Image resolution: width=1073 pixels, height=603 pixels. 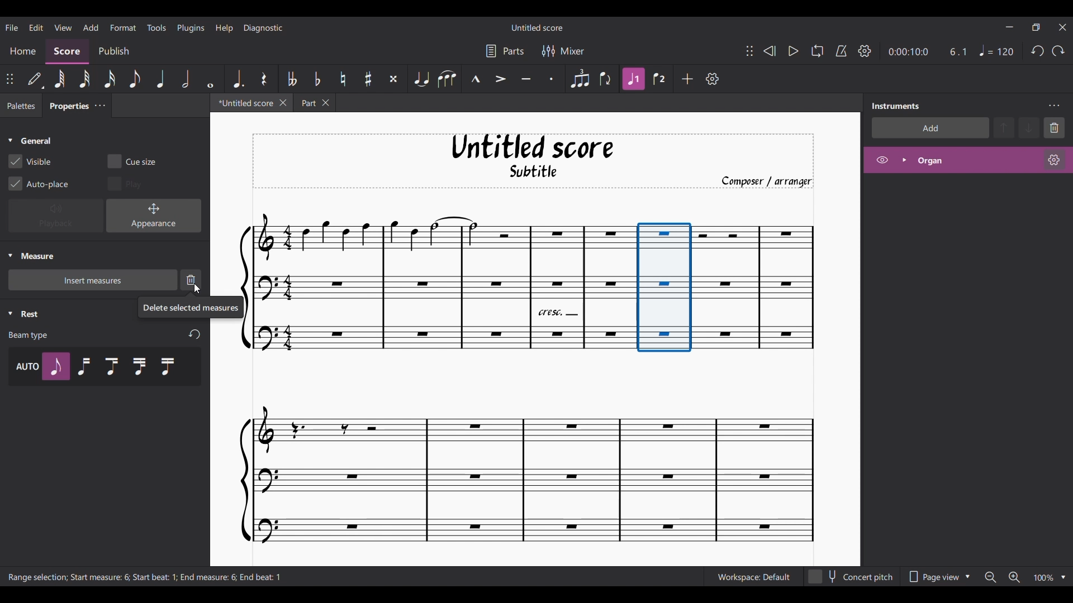 I want to click on Half note, so click(x=186, y=79).